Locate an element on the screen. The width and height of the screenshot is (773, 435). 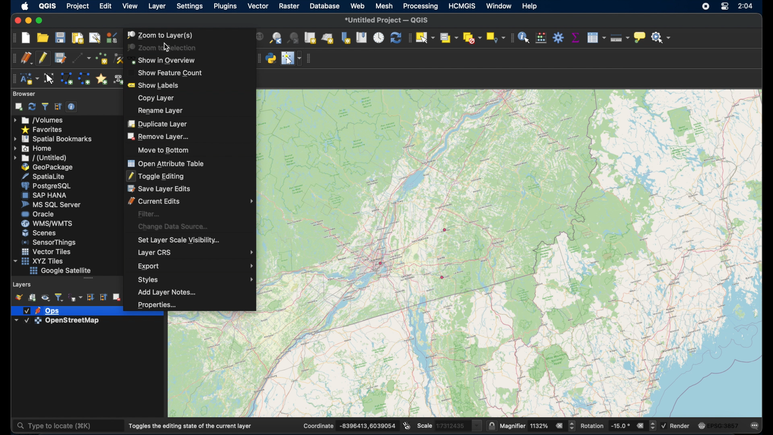
collapse all is located at coordinates (103, 297).